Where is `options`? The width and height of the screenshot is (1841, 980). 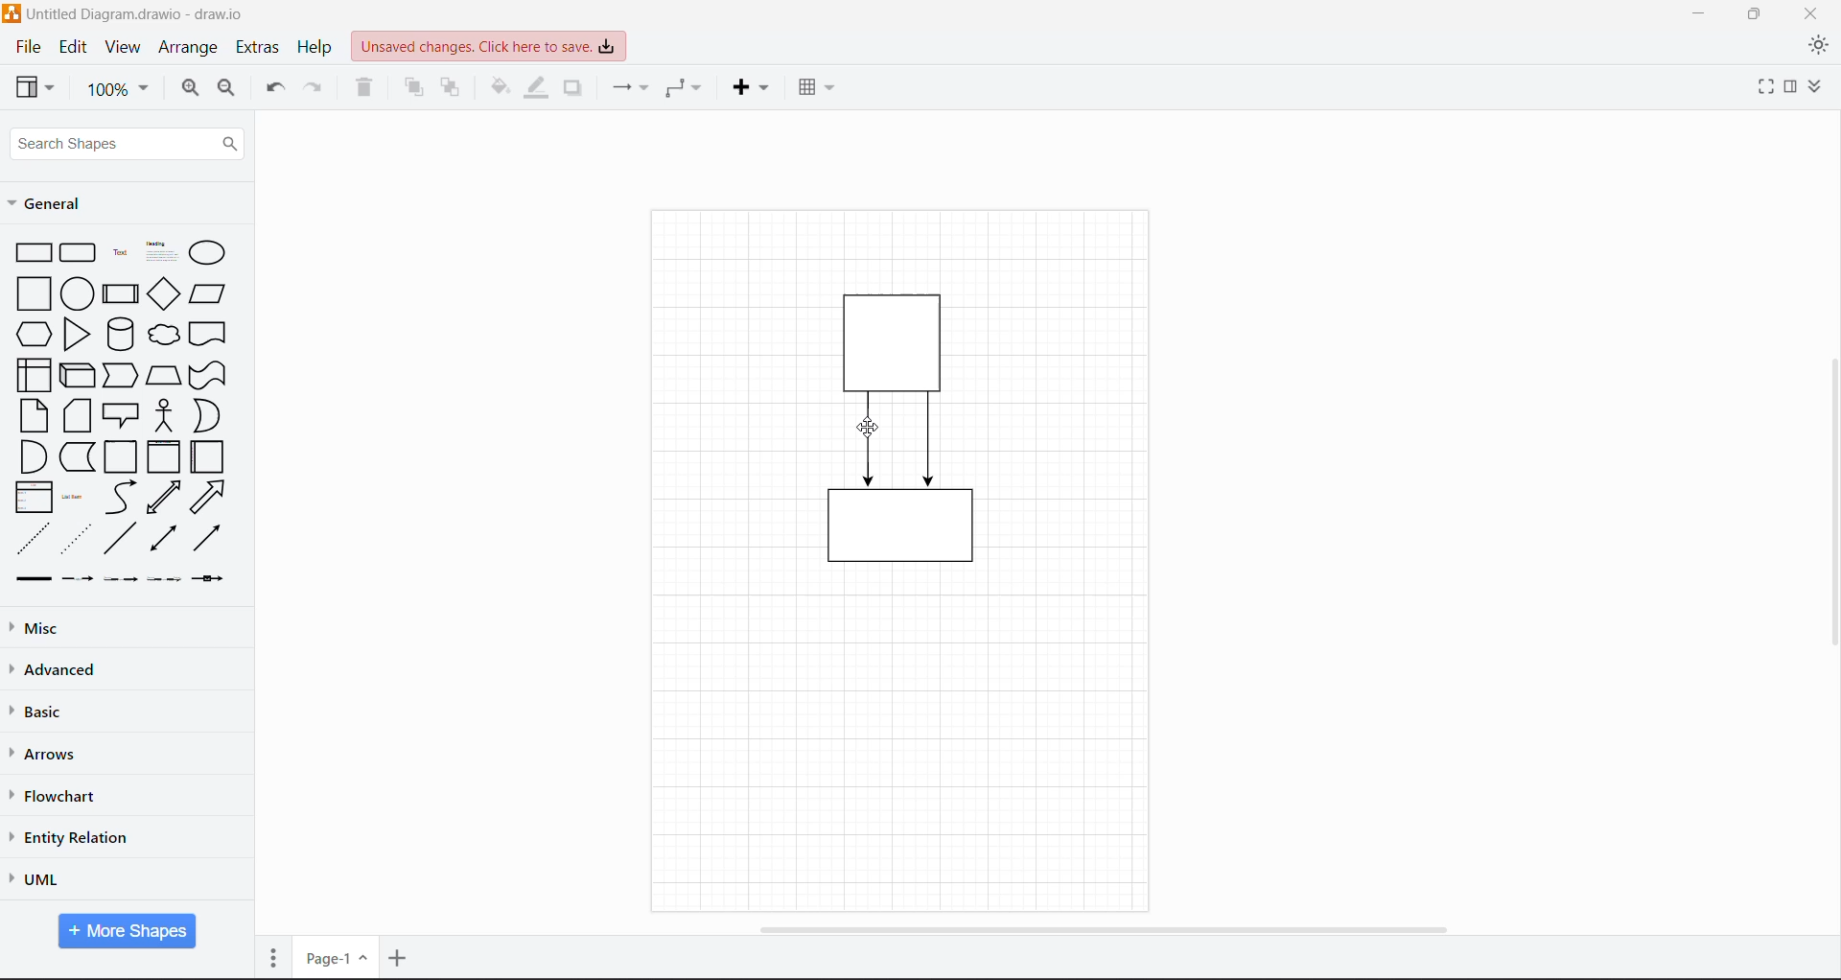 options is located at coordinates (273, 957).